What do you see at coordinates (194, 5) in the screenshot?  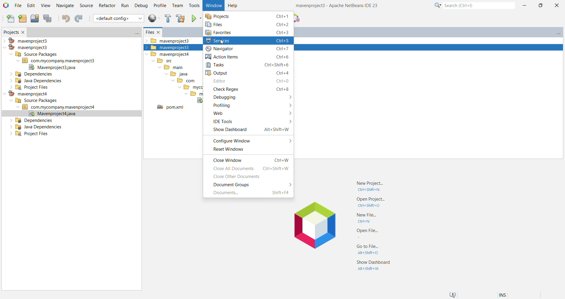 I see `Tools` at bounding box center [194, 5].